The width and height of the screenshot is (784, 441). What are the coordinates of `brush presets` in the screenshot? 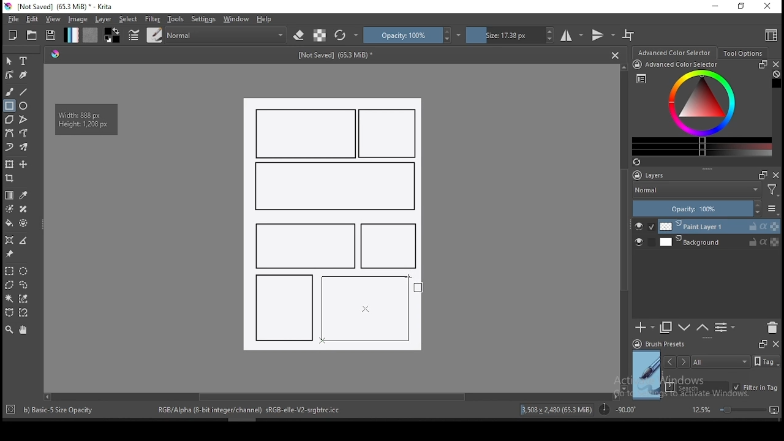 It's located at (663, 344).